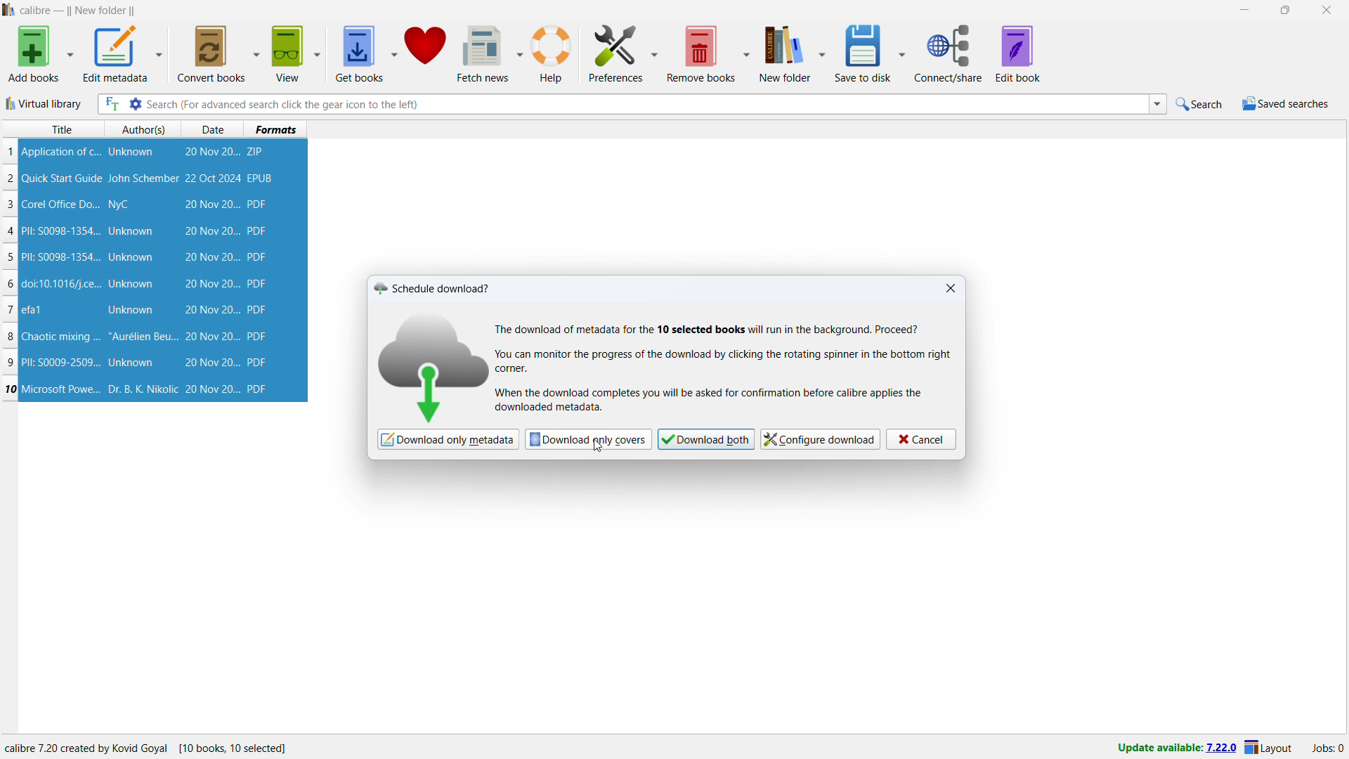 This screenshot has width=1349, height=759. Describe the element at coordinates (786, 52) in the screenshot. I see `new folder ` at that location.